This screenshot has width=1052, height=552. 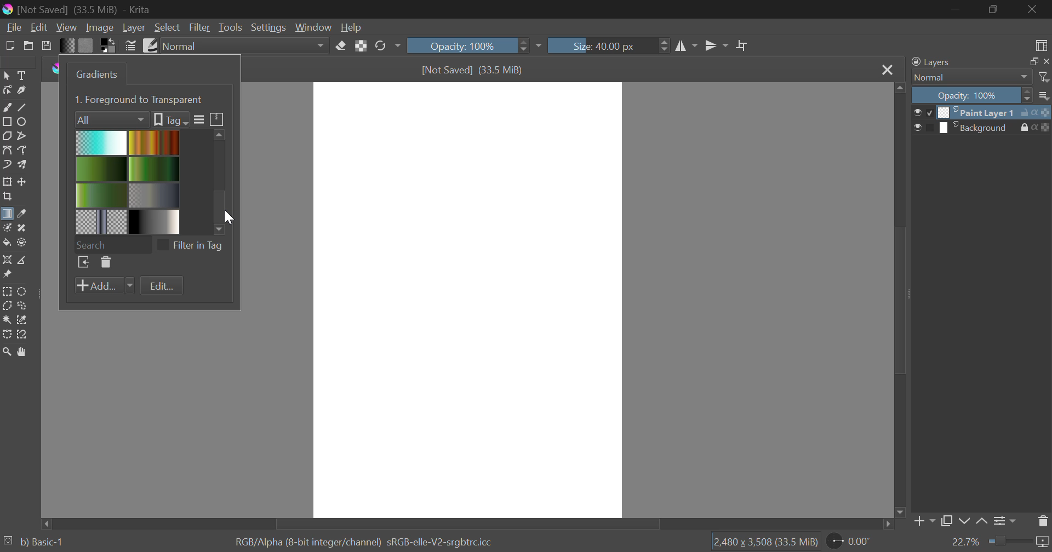 What do you see at coordinates (108, 45) in the screenshot?
I see `Colors in use` at bounding box center [108, 45].